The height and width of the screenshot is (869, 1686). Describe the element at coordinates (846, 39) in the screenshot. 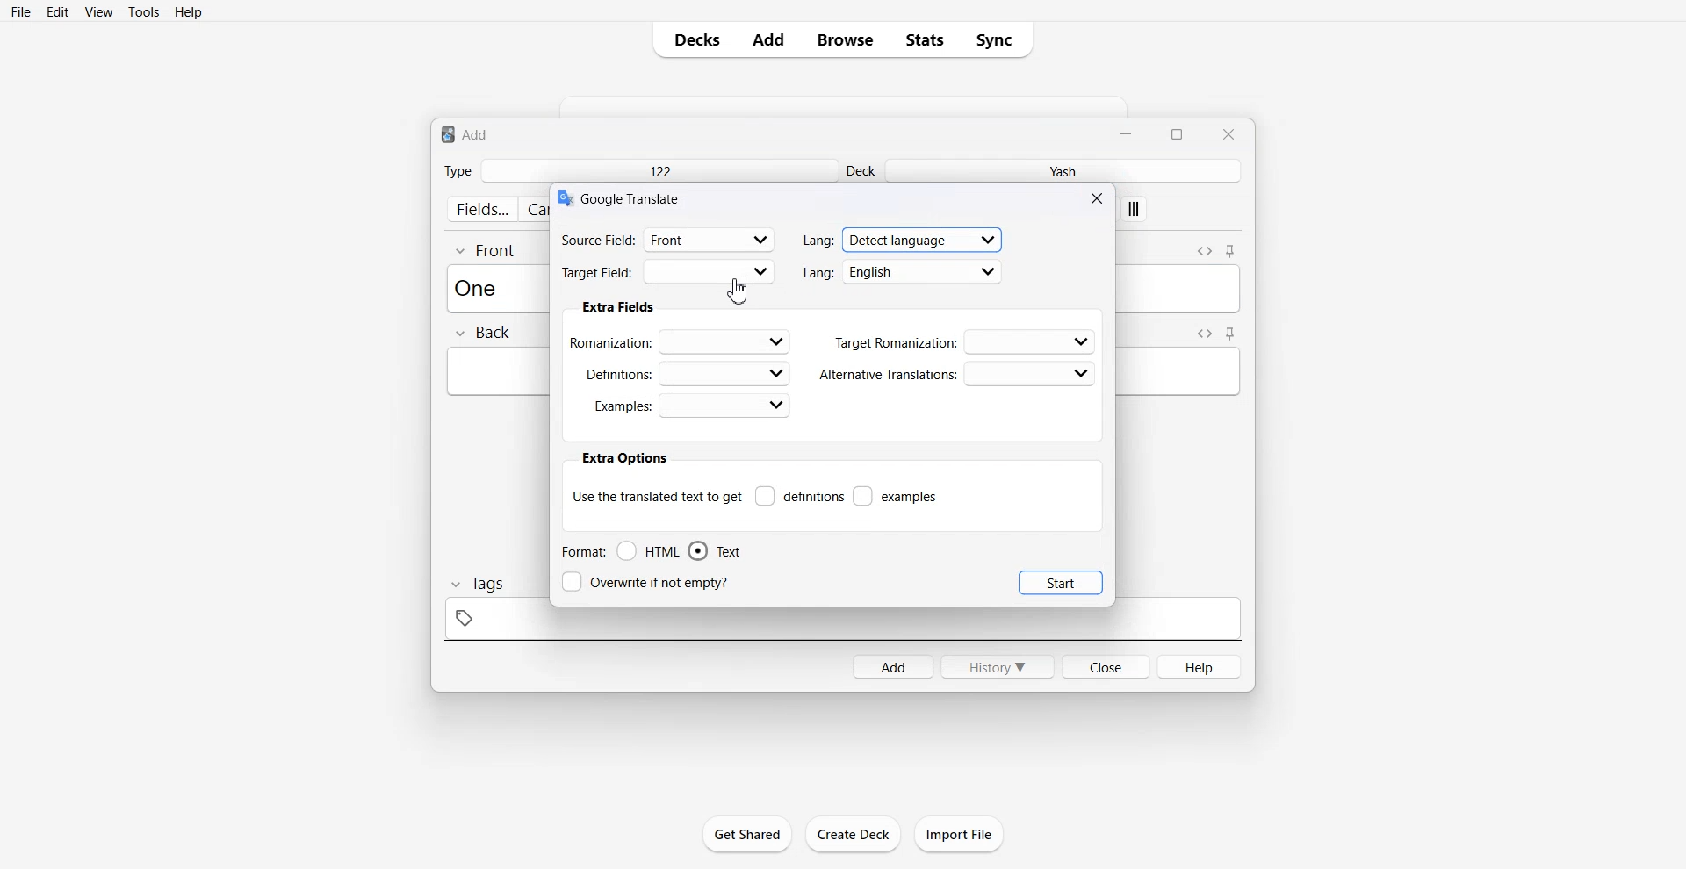

I see `Browse` at that location.